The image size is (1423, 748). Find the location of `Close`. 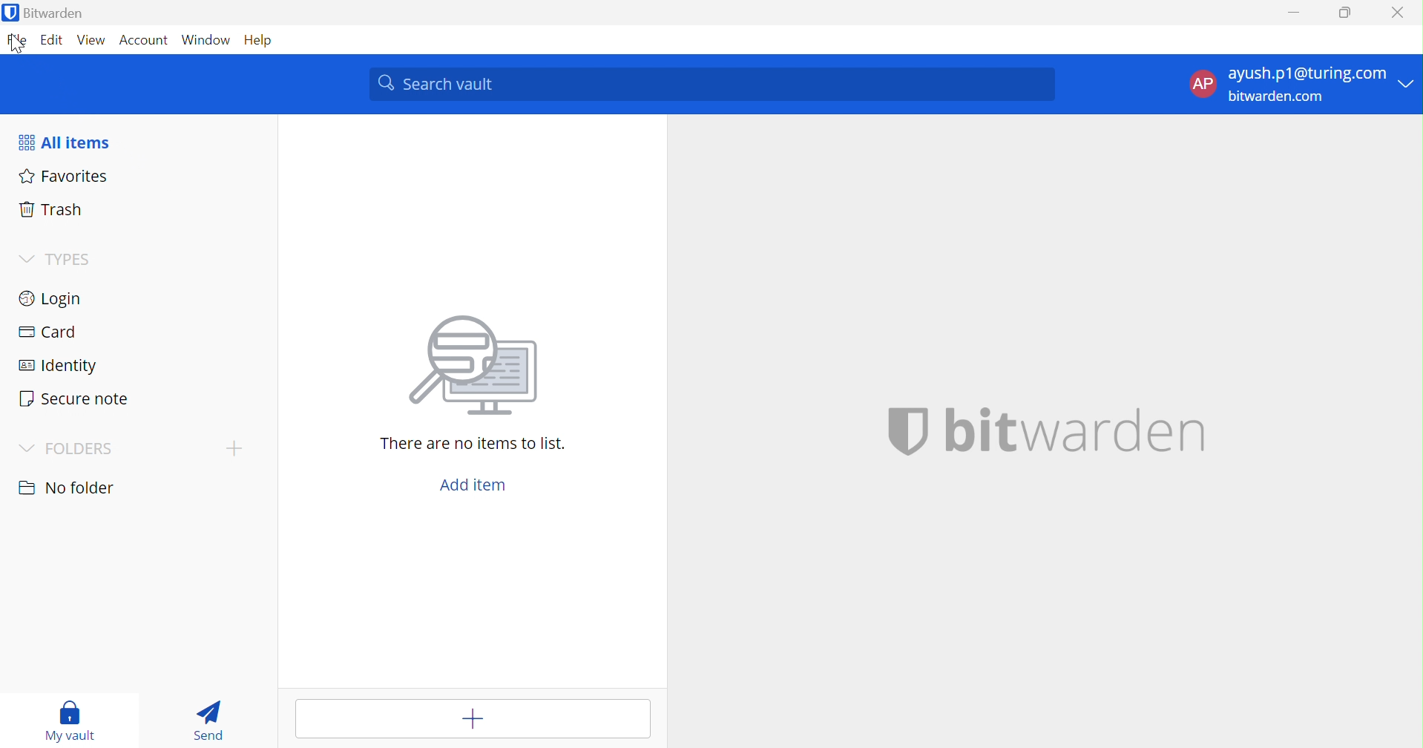

Close is located at coordinates (1397, 10).